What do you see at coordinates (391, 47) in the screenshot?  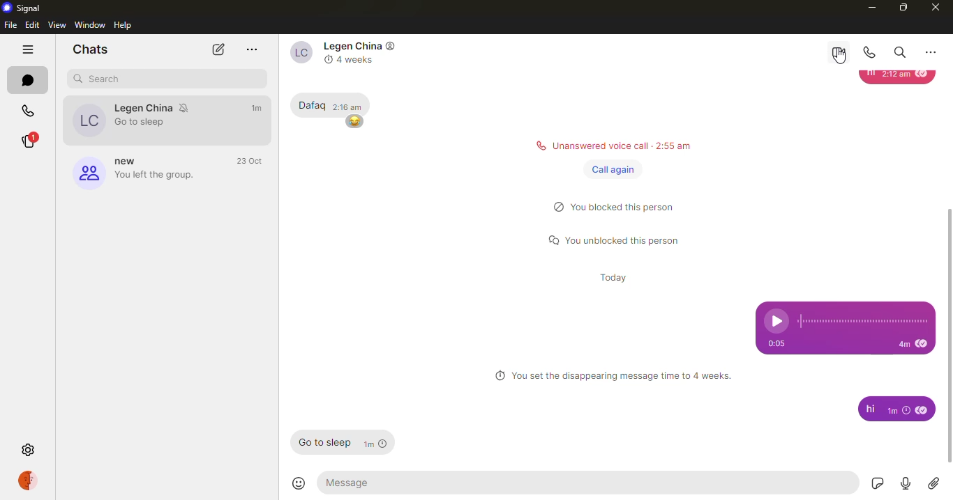 I see `contact logo` at bounding box center [391, 47].